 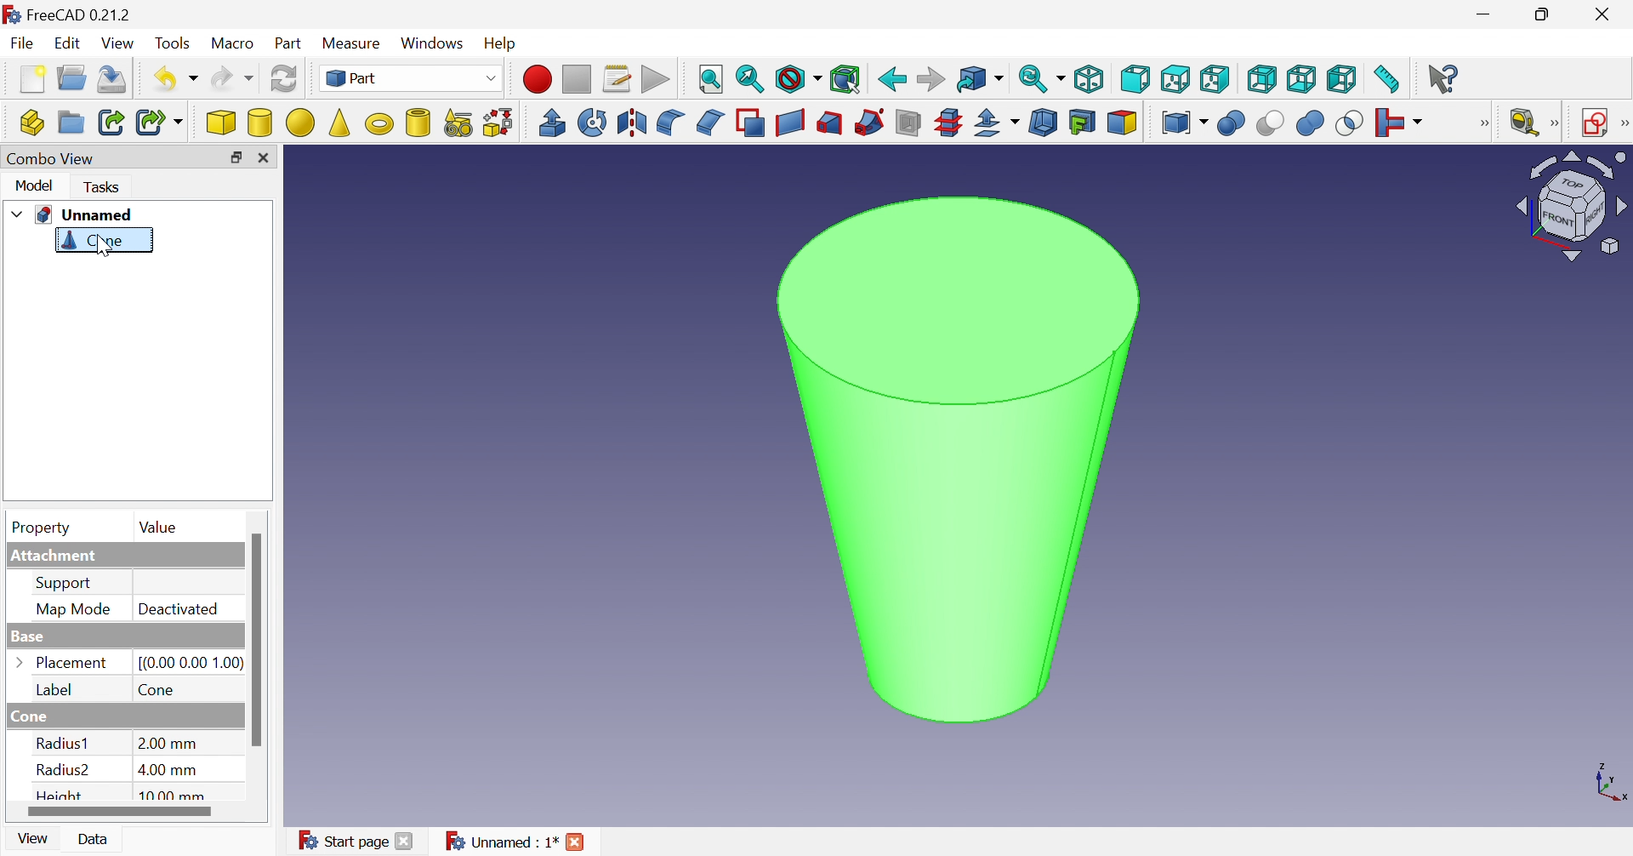 I want to click on Cone, so click(x=27, y=716).